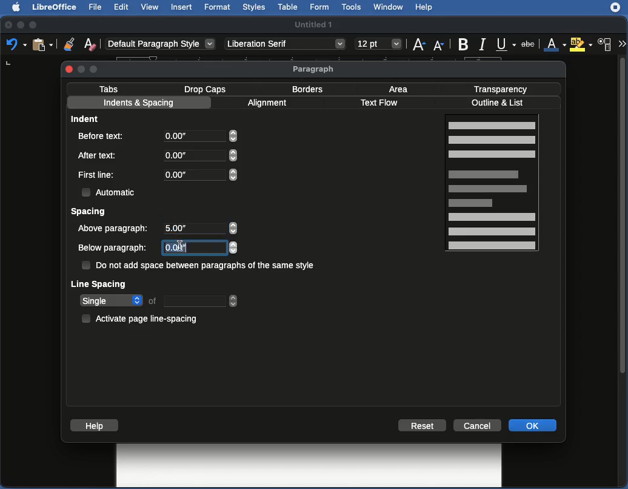 The height and width of the screenshot is (489, 628). I want to click on Window, so click(388, 7).